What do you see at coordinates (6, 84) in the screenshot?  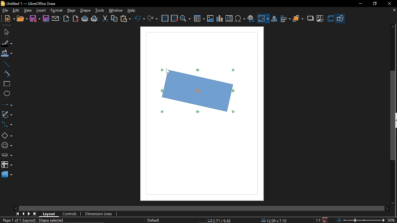 I see `rectangle` at bounding box center [6, 84].